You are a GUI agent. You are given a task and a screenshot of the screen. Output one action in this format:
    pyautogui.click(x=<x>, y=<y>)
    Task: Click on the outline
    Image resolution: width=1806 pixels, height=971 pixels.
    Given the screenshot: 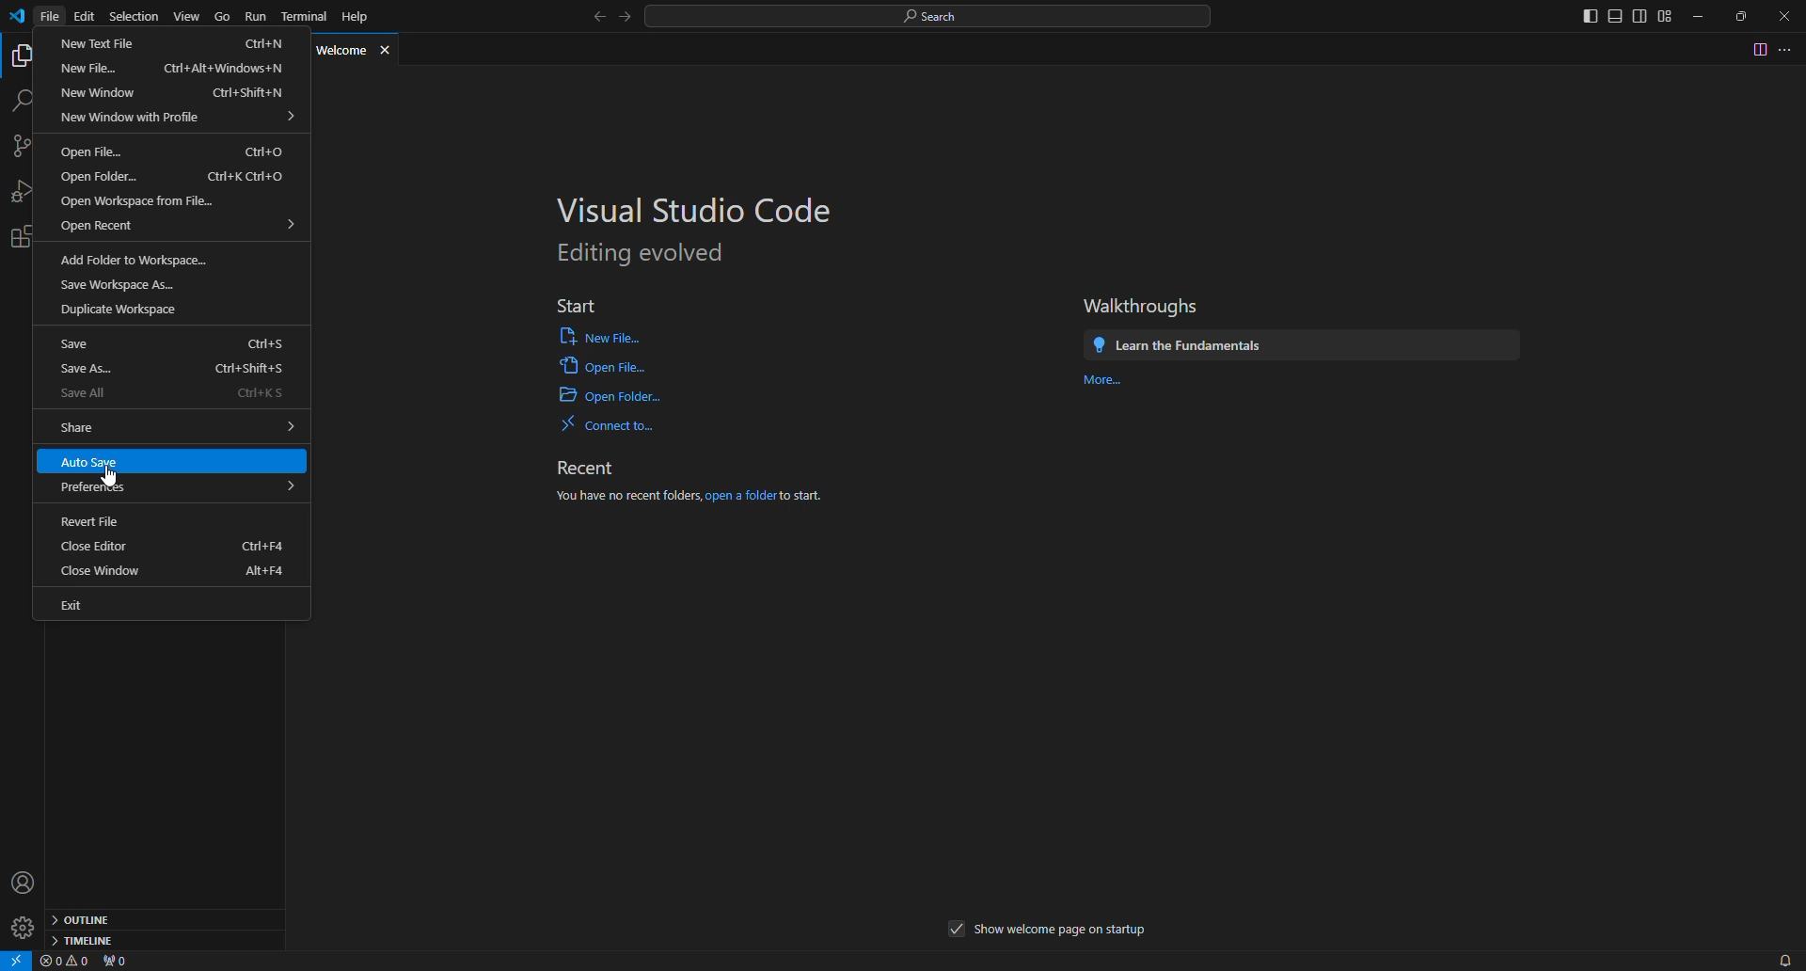 What is the action you would take?
    pyautogui.click(x=87, y=917)
    